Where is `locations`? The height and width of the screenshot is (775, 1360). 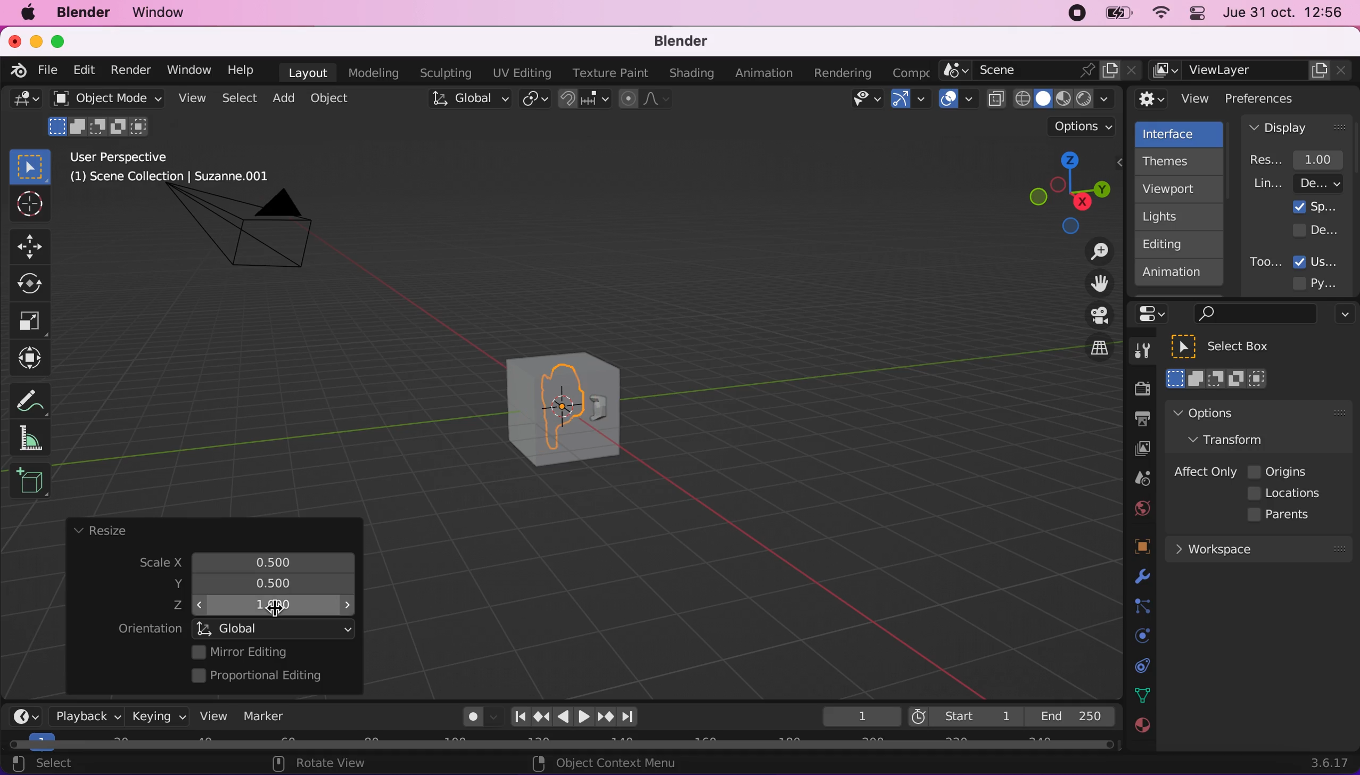 locations is located at coordinates (1288, 493).